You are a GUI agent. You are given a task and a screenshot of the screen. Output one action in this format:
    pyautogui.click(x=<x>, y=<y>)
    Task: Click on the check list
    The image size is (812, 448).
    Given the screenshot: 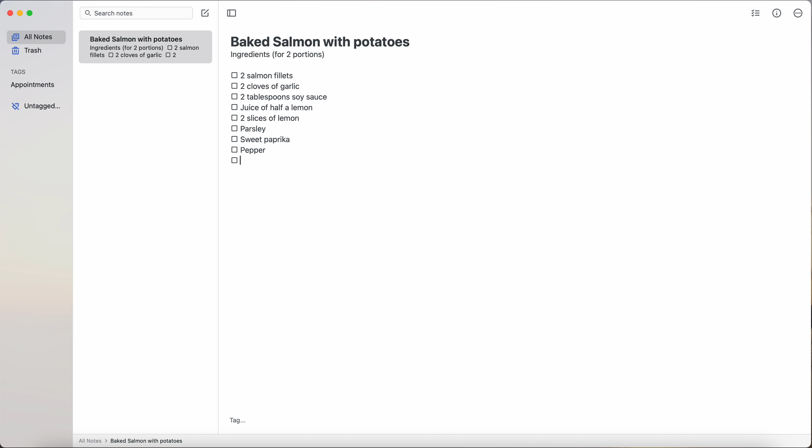 What is the action you would take?
    pyautogui.click(x=756, y=14)
    